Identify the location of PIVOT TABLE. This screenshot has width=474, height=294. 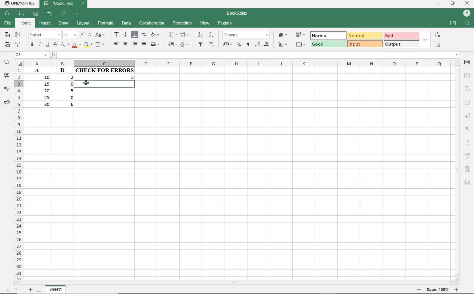
(467, 156).